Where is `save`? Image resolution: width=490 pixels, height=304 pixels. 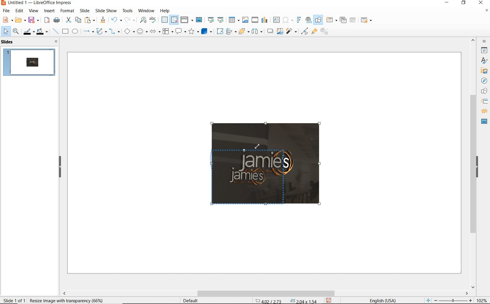
save is located at coordinates (329, 300).